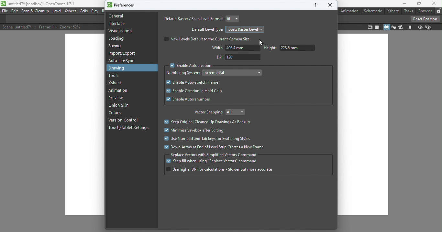  I want to click on Saving, so click(116, 47).